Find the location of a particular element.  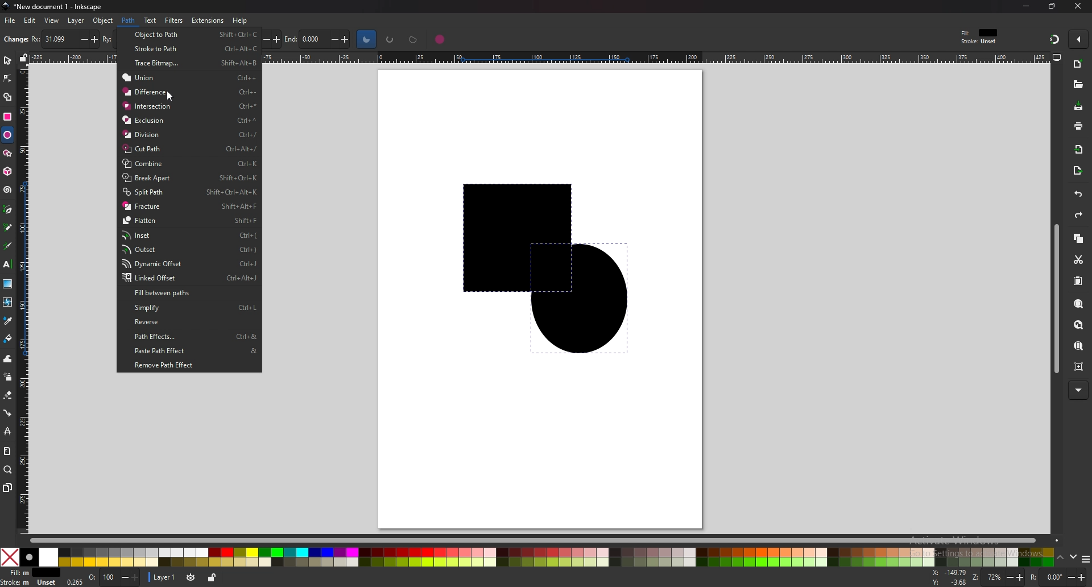

filters is located at coordinates (174, 20).